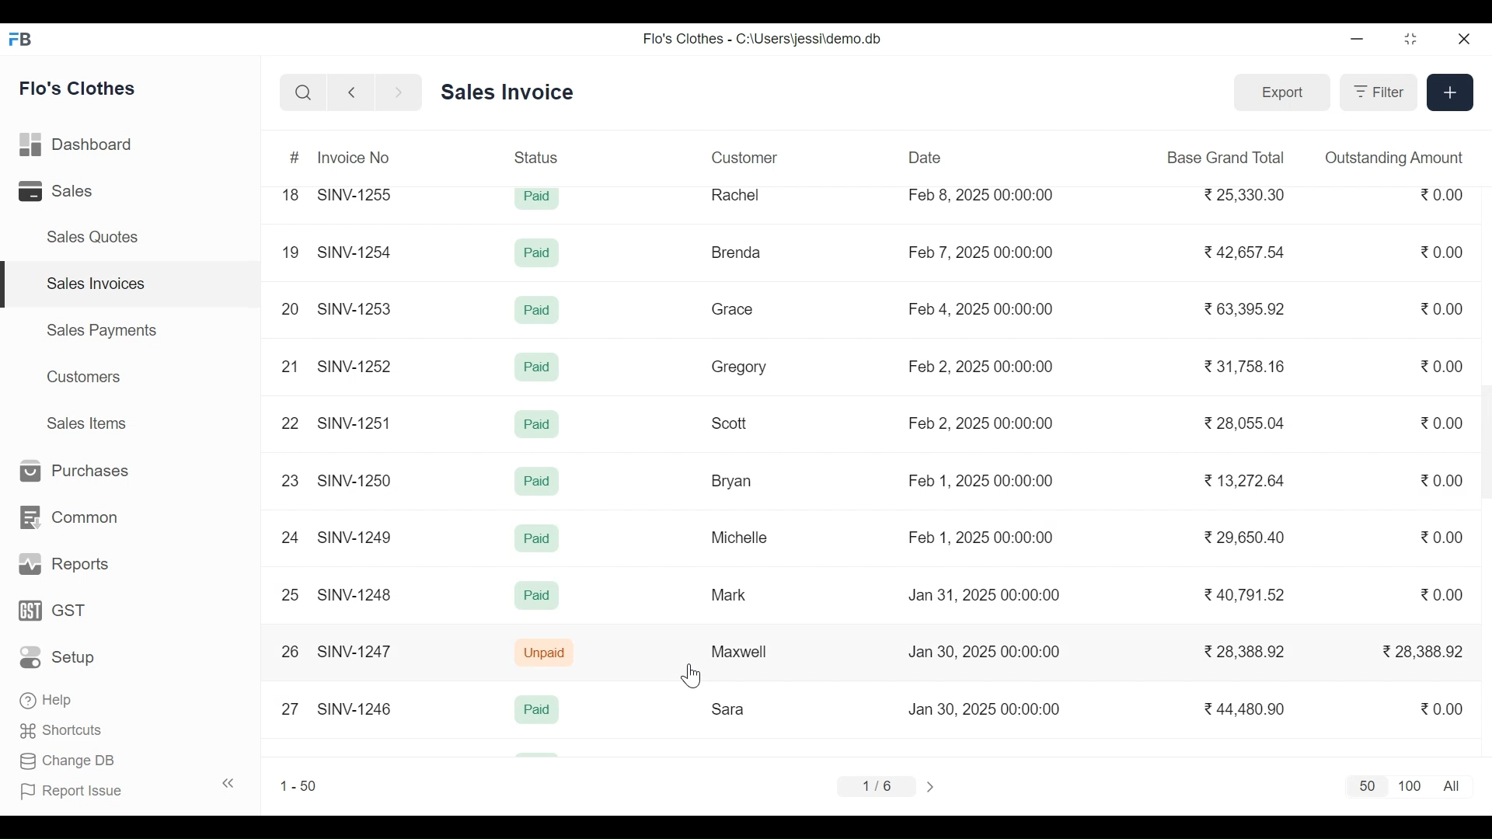  Describe the element at coordinates (79, 88) in the screenshot. I see `Flo's Clothes` at that location.